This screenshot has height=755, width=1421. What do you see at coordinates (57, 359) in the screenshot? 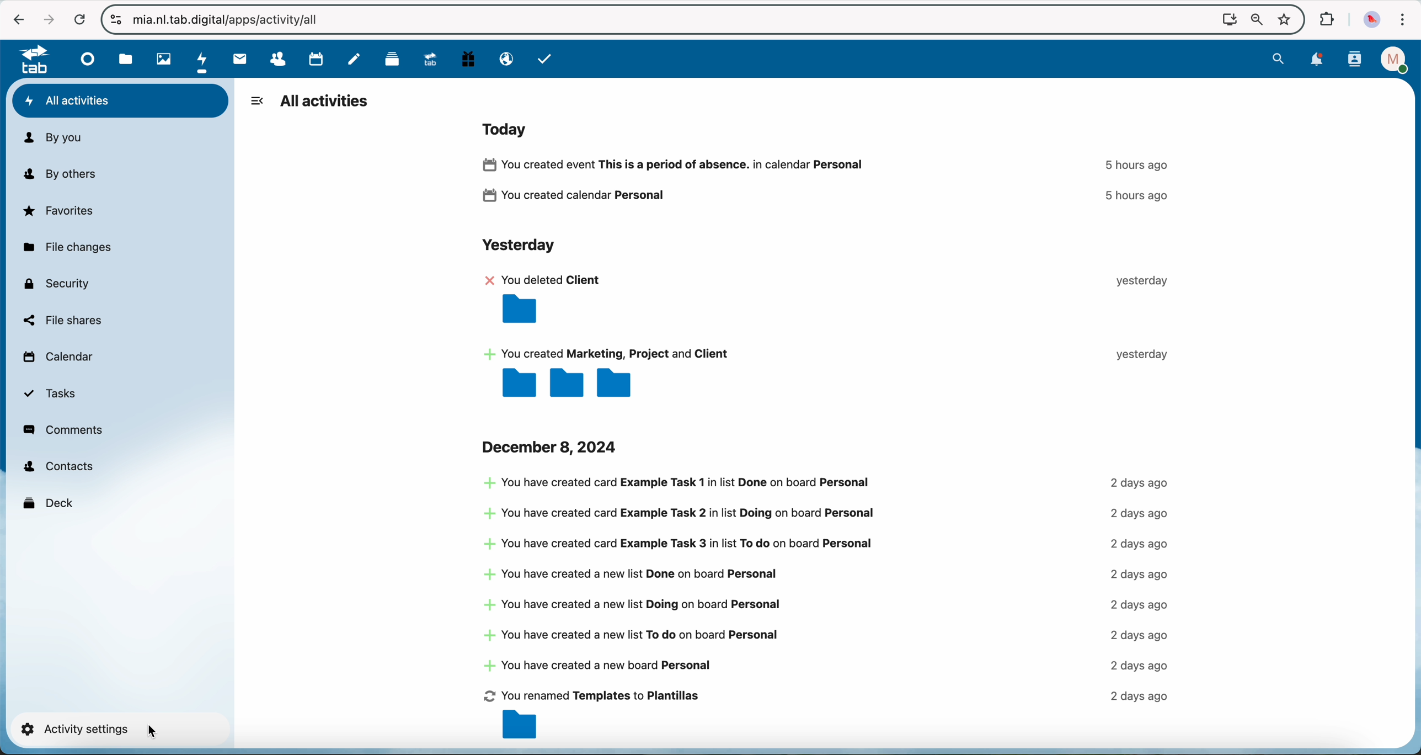
I see `calendar` at bounding box center [57, 359].